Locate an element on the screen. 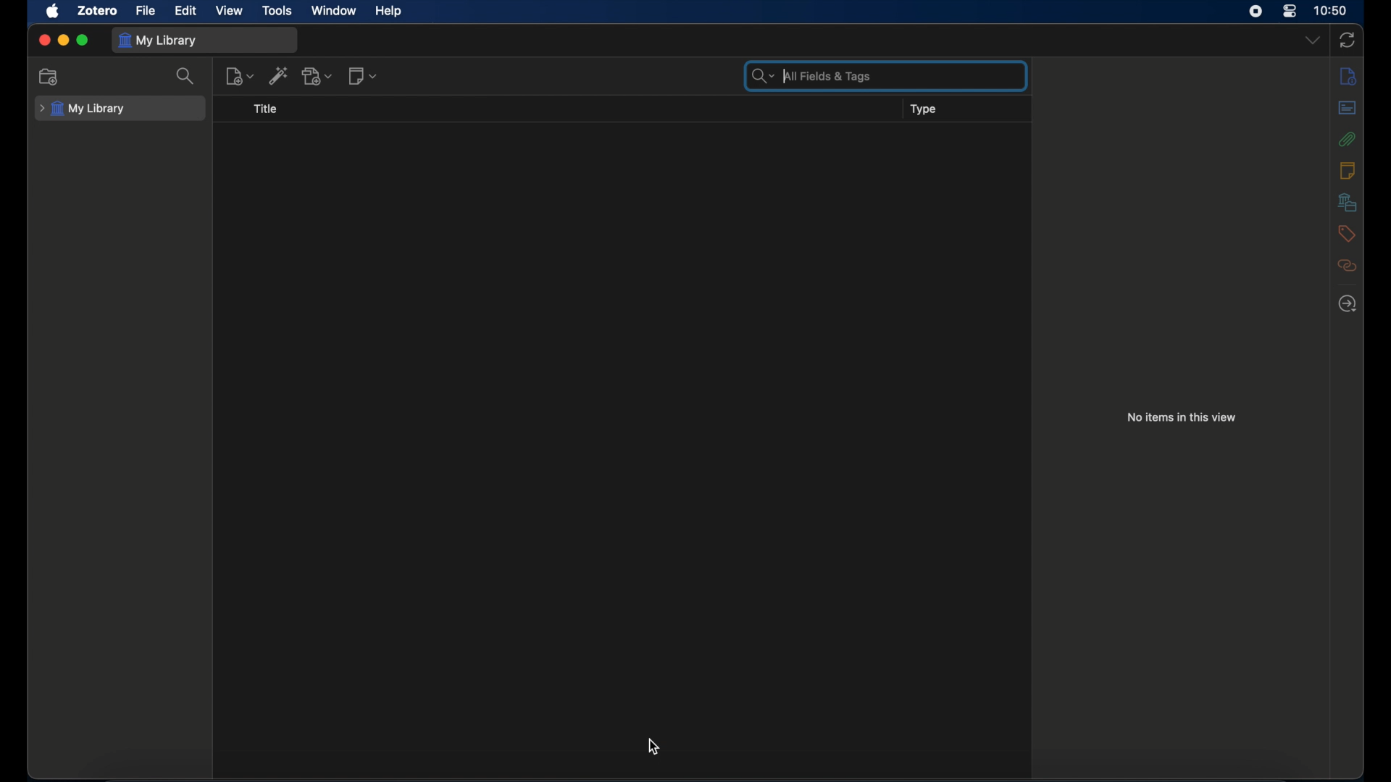 This screenshot has height=782, width=1391. tags is located at coordinates (1346, 234).